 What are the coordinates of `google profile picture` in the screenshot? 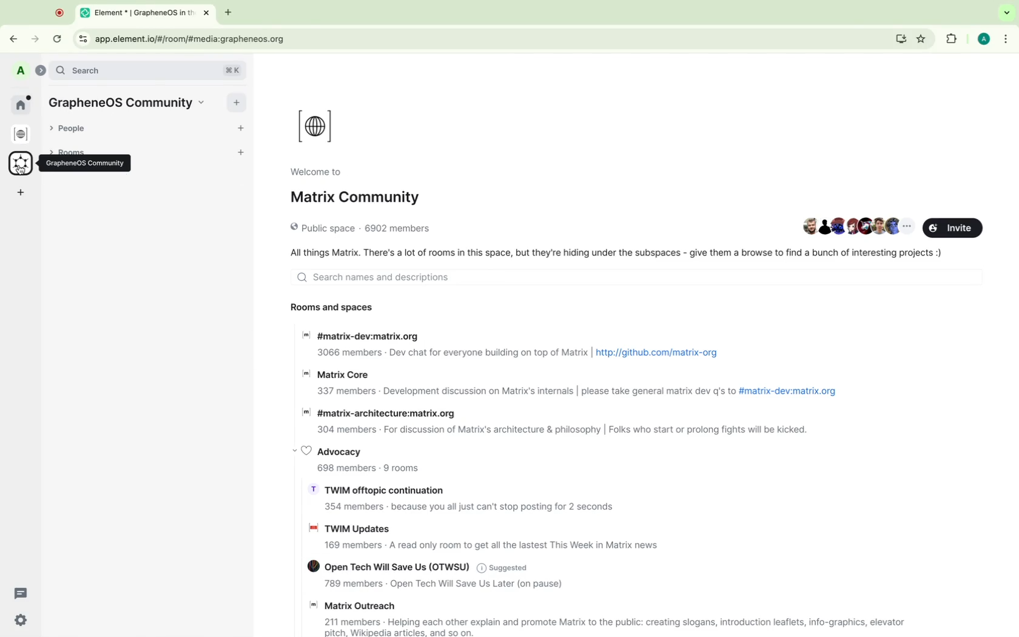 It's located at (982, 38).